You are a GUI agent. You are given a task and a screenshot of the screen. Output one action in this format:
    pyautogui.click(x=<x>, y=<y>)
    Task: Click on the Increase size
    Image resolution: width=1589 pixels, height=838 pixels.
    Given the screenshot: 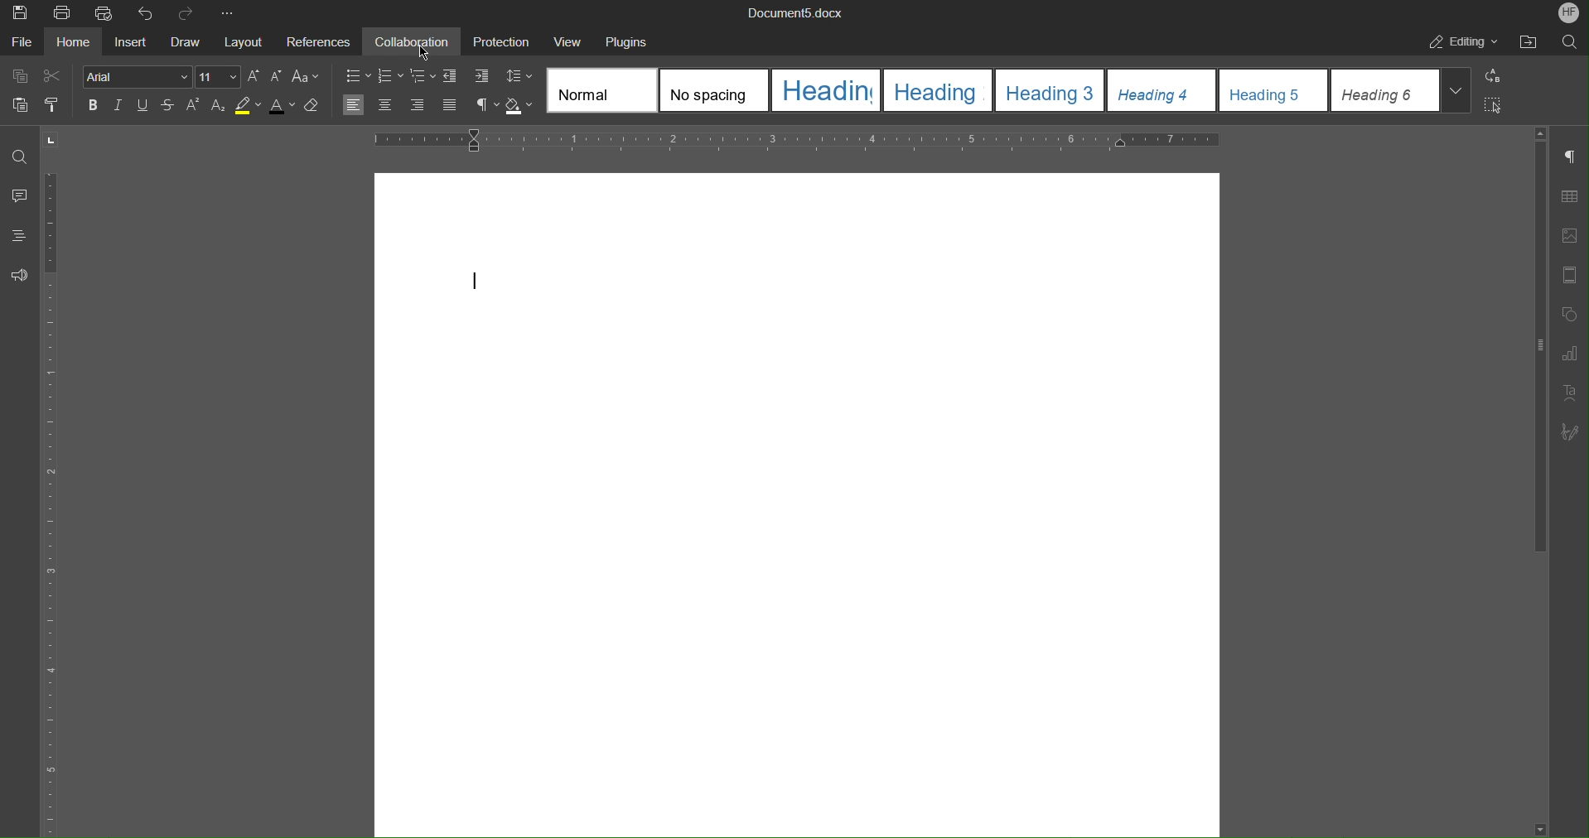 What is the action you would take?
    pyautogui.click(x=251, y=77)
    